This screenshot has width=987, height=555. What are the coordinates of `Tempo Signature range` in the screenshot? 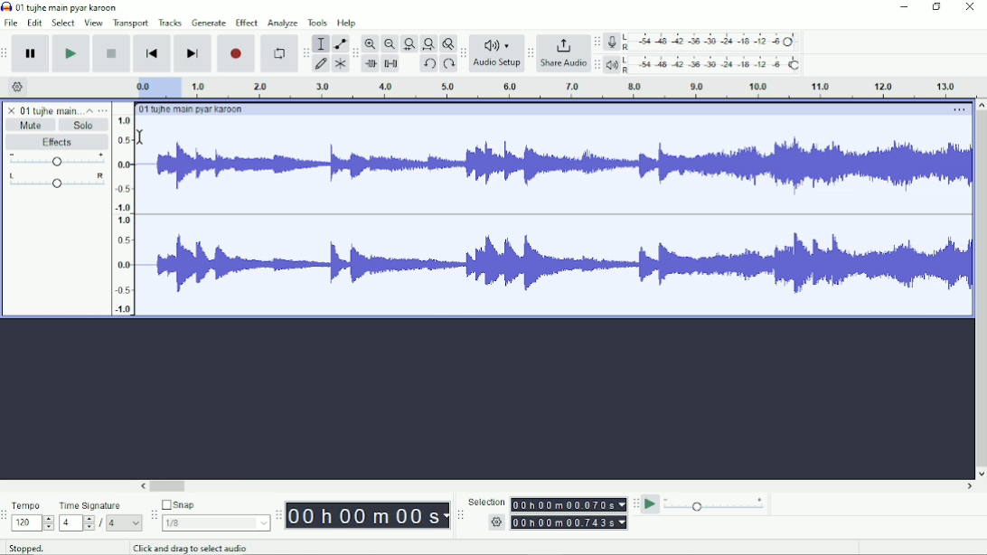 It's located at (76, 522).